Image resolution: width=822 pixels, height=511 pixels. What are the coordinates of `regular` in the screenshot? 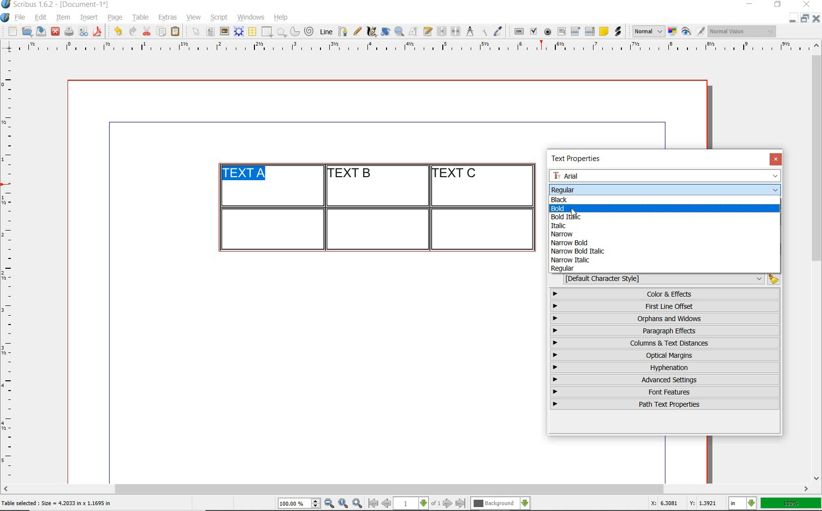 It's located at (562, 189).